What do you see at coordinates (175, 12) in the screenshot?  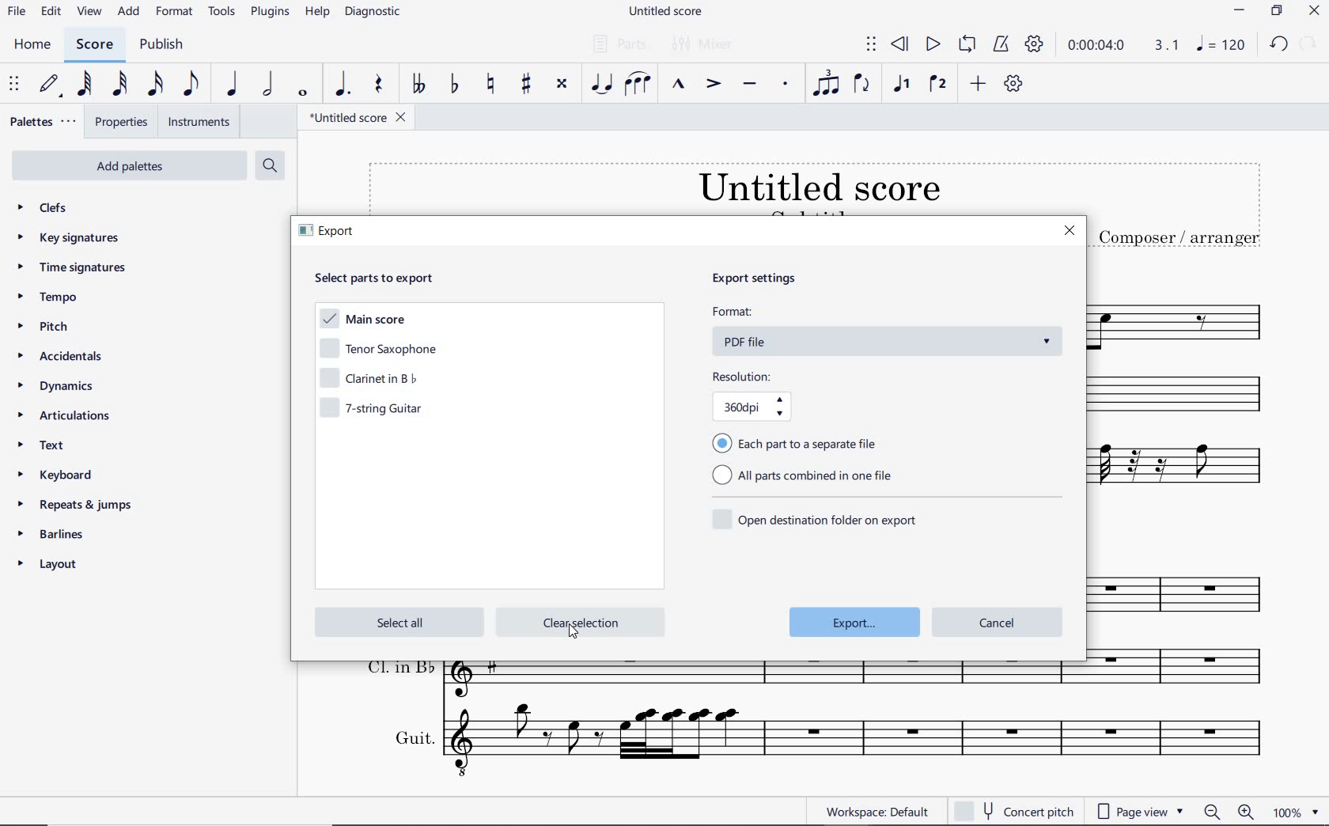 I see `FORMAT` at bounding box center [175, 12].